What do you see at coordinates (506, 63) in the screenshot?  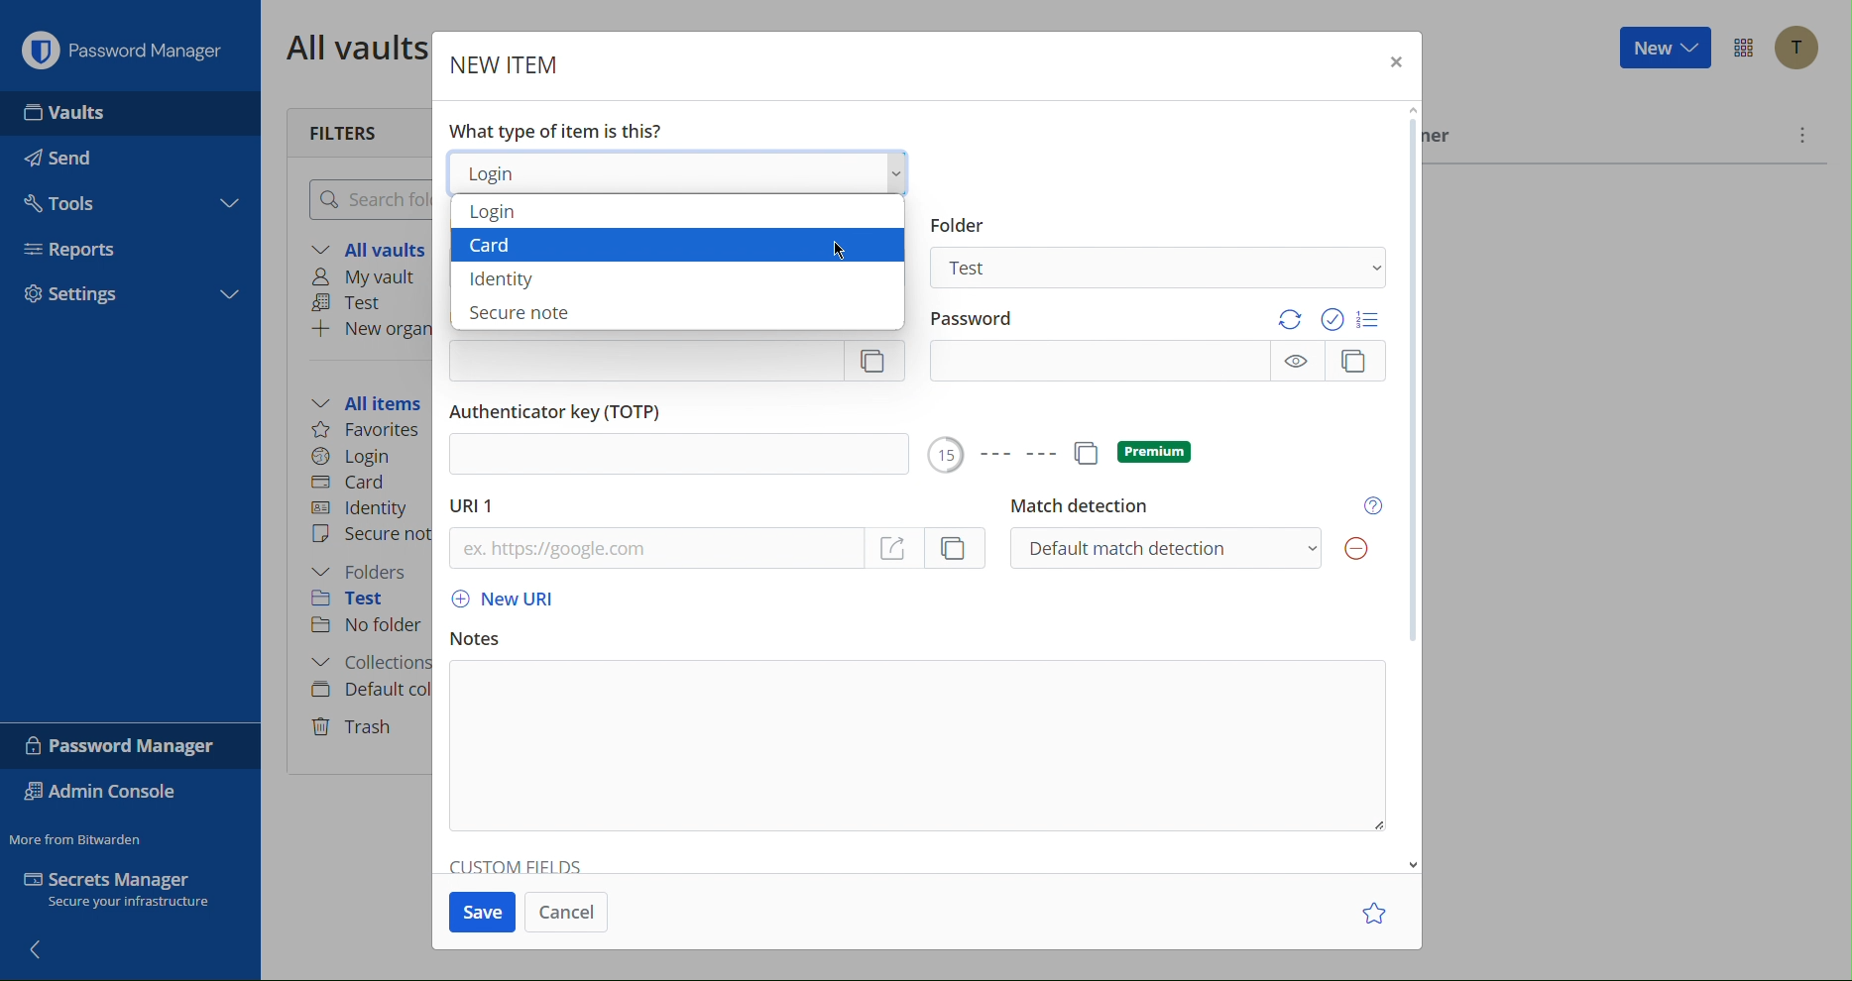 I see `New Item` at bounding box center [506, 63].